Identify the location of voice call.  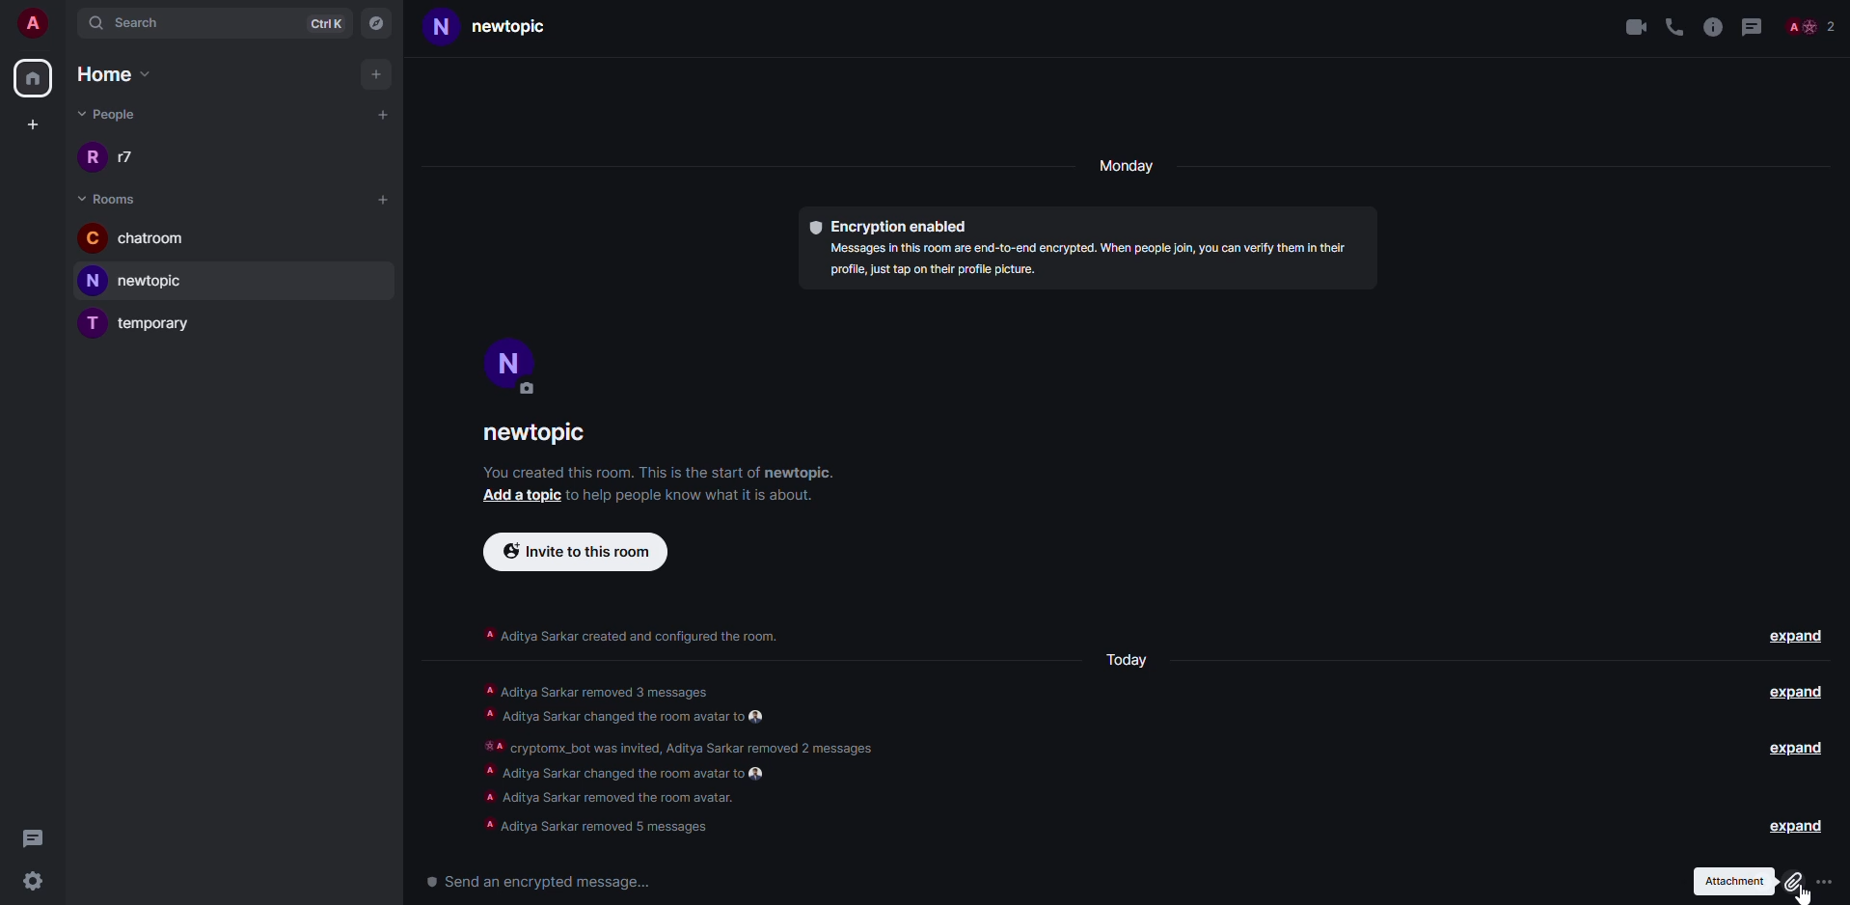
(1674, 26).